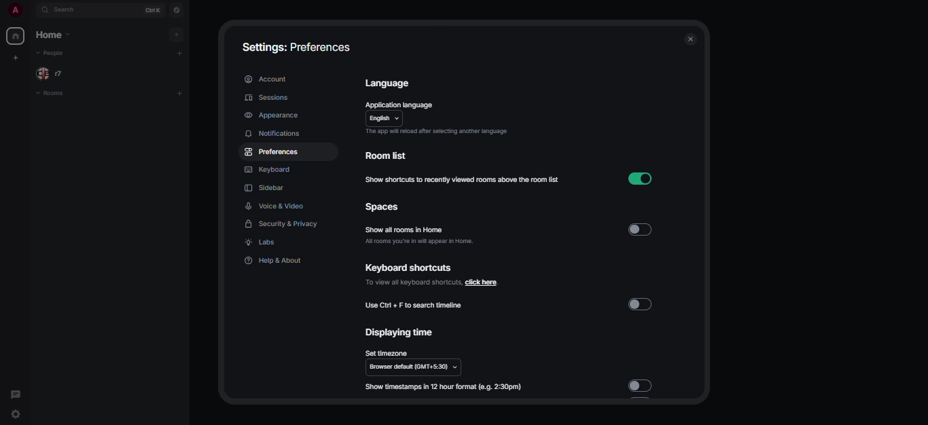 This screenshot has width=928, height=425. Describe the element at coordinates (639, 179) in the screenshot. I see `enabled` at that location.